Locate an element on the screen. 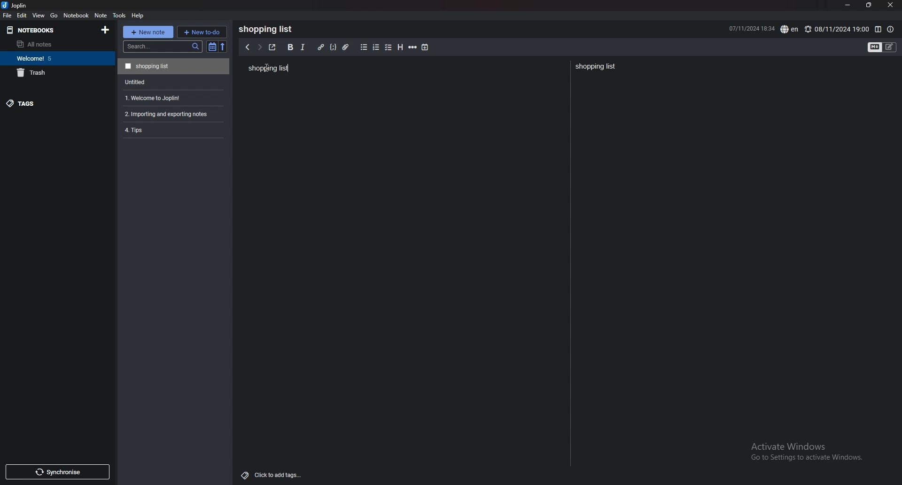 The image size is (902, 485). numbered list is located at coordinates (376, 47).